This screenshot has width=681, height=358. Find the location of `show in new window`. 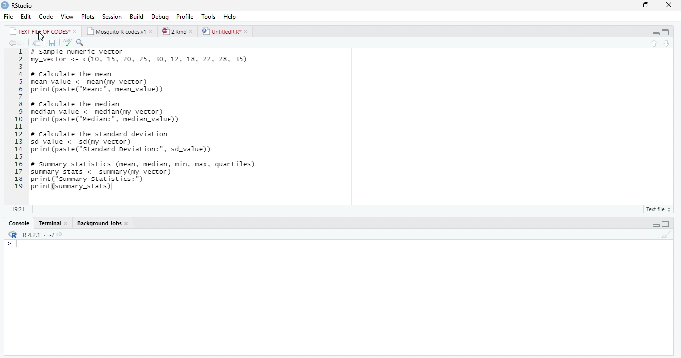

show in new window is located at coordinates (38, 44).